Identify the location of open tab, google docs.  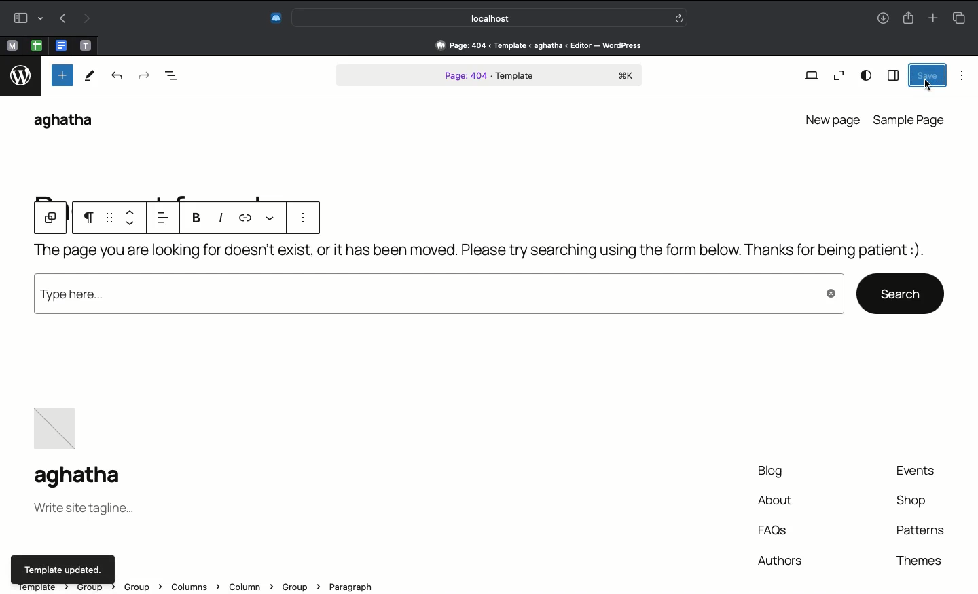
(60, 46).